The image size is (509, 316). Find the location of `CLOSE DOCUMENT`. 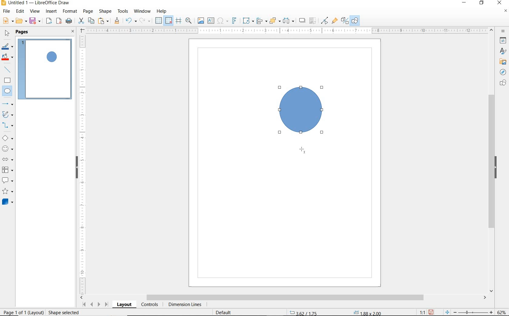

CLOSE DOCUMENT is located at coordinates (505, 12).